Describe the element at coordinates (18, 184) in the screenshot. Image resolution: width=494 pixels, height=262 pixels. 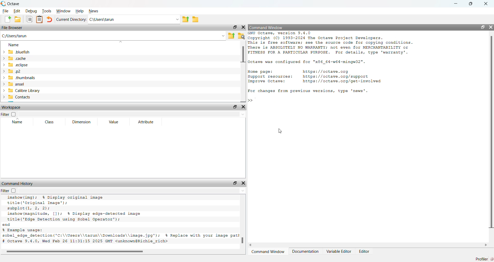
I see `Command History` at that location.